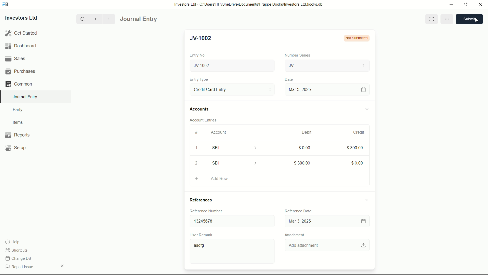 The image size is (488, 275). I want to click on New Entry, so click(203, 38).